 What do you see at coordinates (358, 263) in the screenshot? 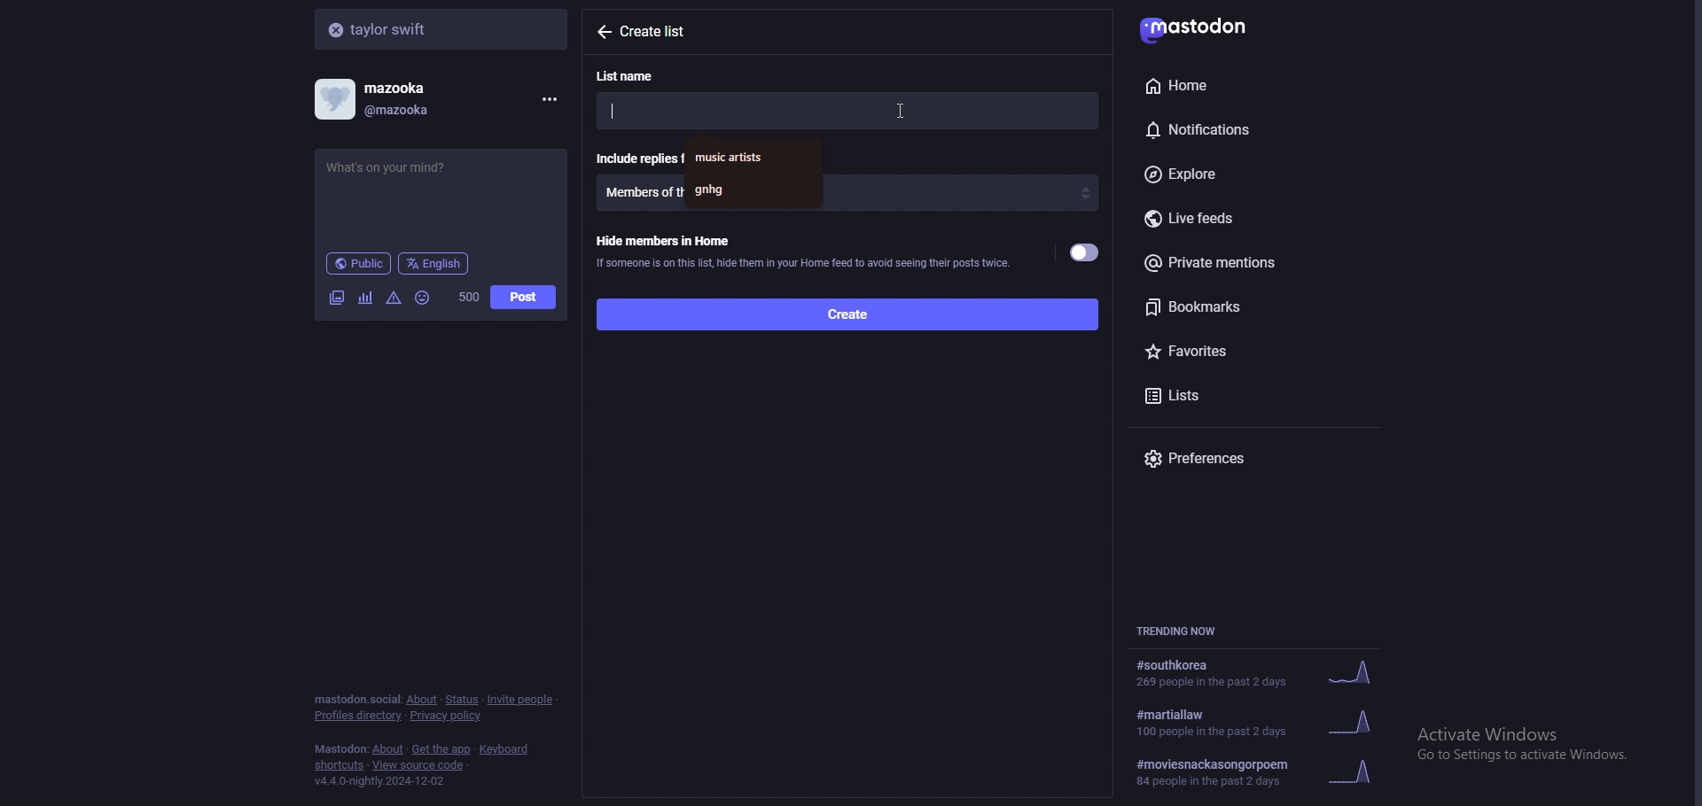
I see `audience` at bounding box center [358, 263].